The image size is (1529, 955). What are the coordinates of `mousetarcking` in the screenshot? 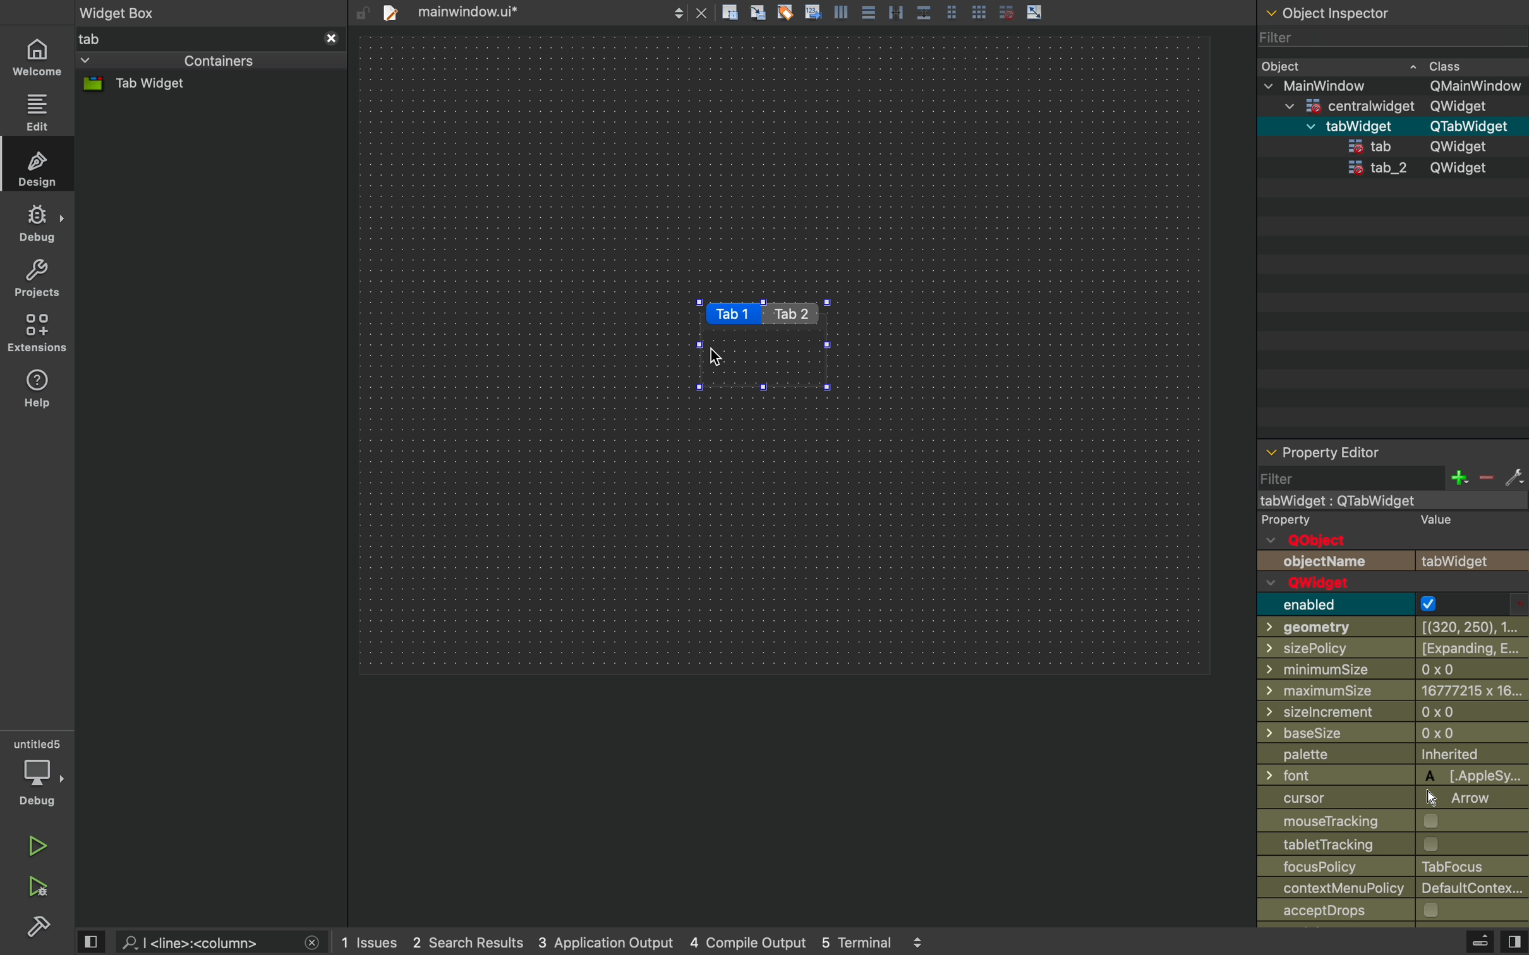 It's located at (1387, 822).